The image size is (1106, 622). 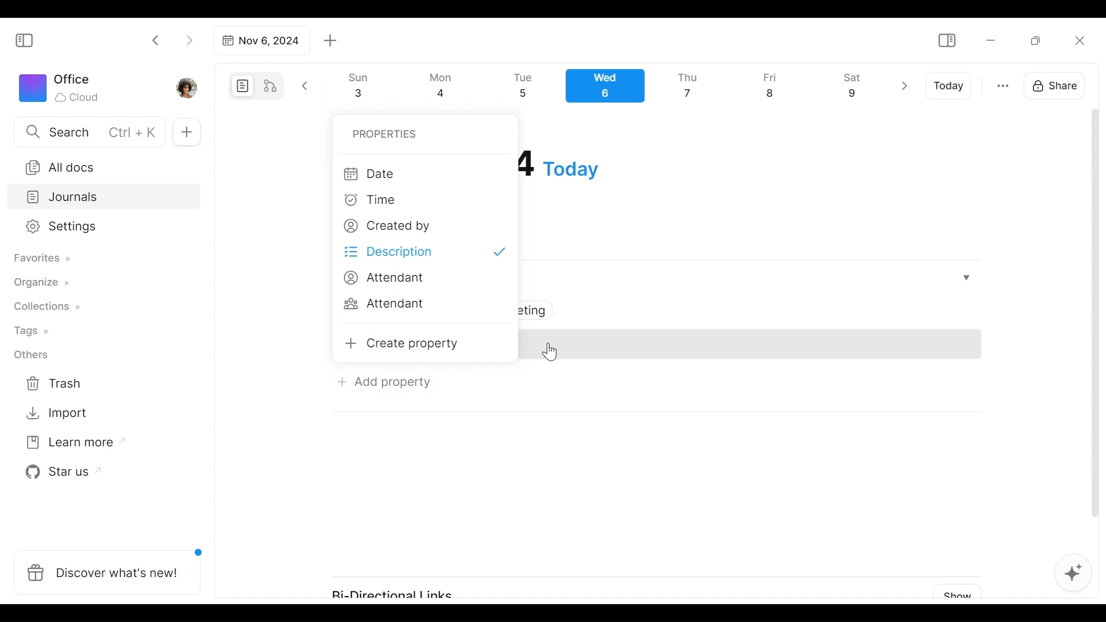 What do you see at coordinates (156, 39) in the screenshot?
I see `Click to go back` at bounding box center [156, 39].